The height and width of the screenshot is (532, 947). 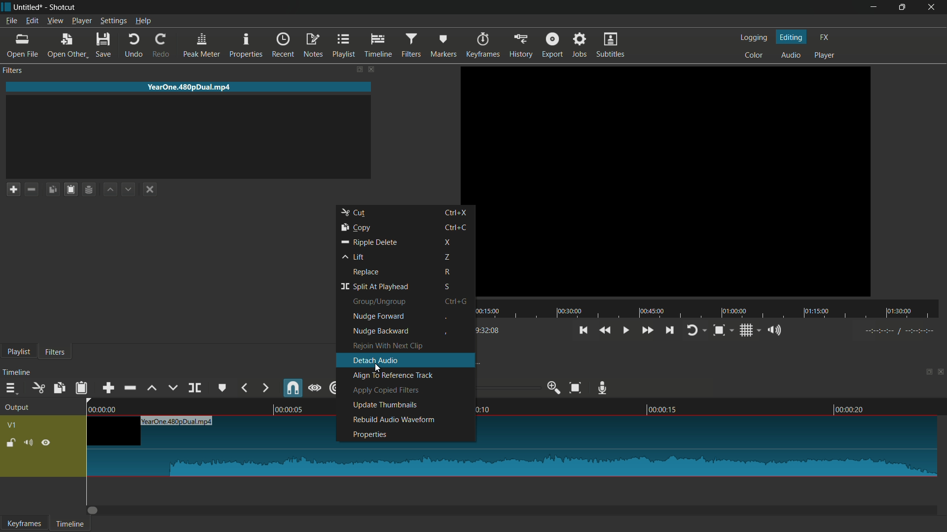 What do you see at coordinates (386, 391) in the screenshot?
I see `apply copied filters` at bounding box center [386, 391].